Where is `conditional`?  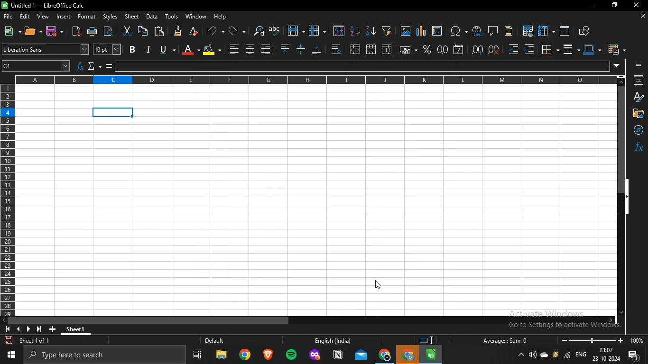 conditional is located at coordinates (615, 49).